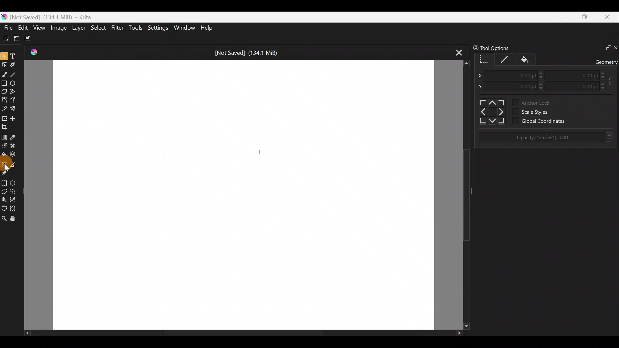 The height and width of the screenshot is (348, 619). Describe the element at coordinates (4, 154) in the screenshot. I see `Fill a contiguous area of color with color` at that location.